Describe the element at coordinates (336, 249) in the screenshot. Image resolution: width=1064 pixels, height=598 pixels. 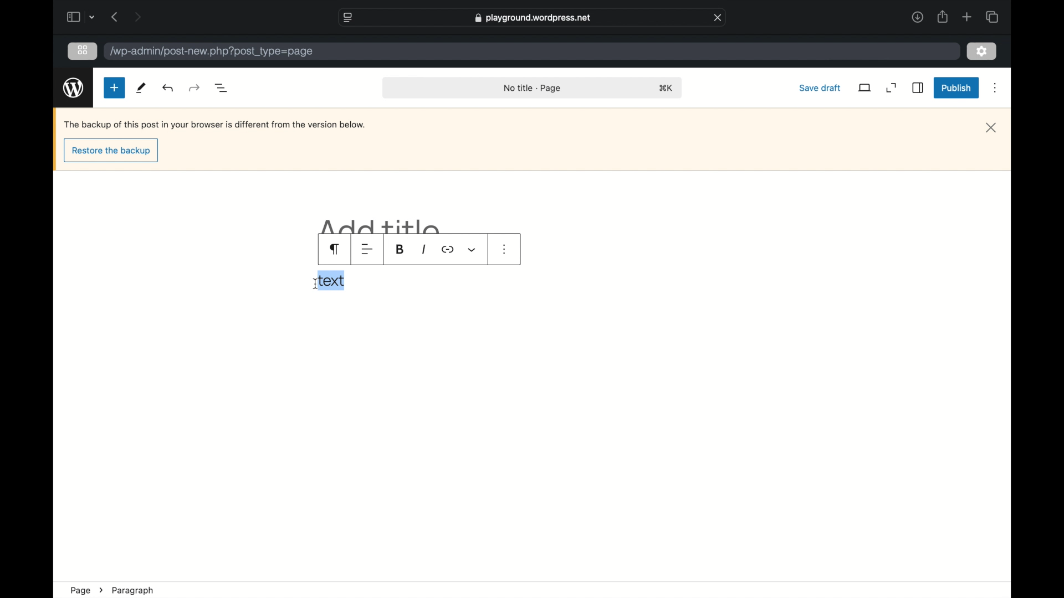
I see `paragraph` at that location.